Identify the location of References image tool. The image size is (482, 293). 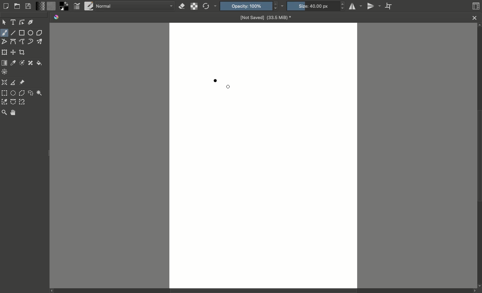
(22, 82).